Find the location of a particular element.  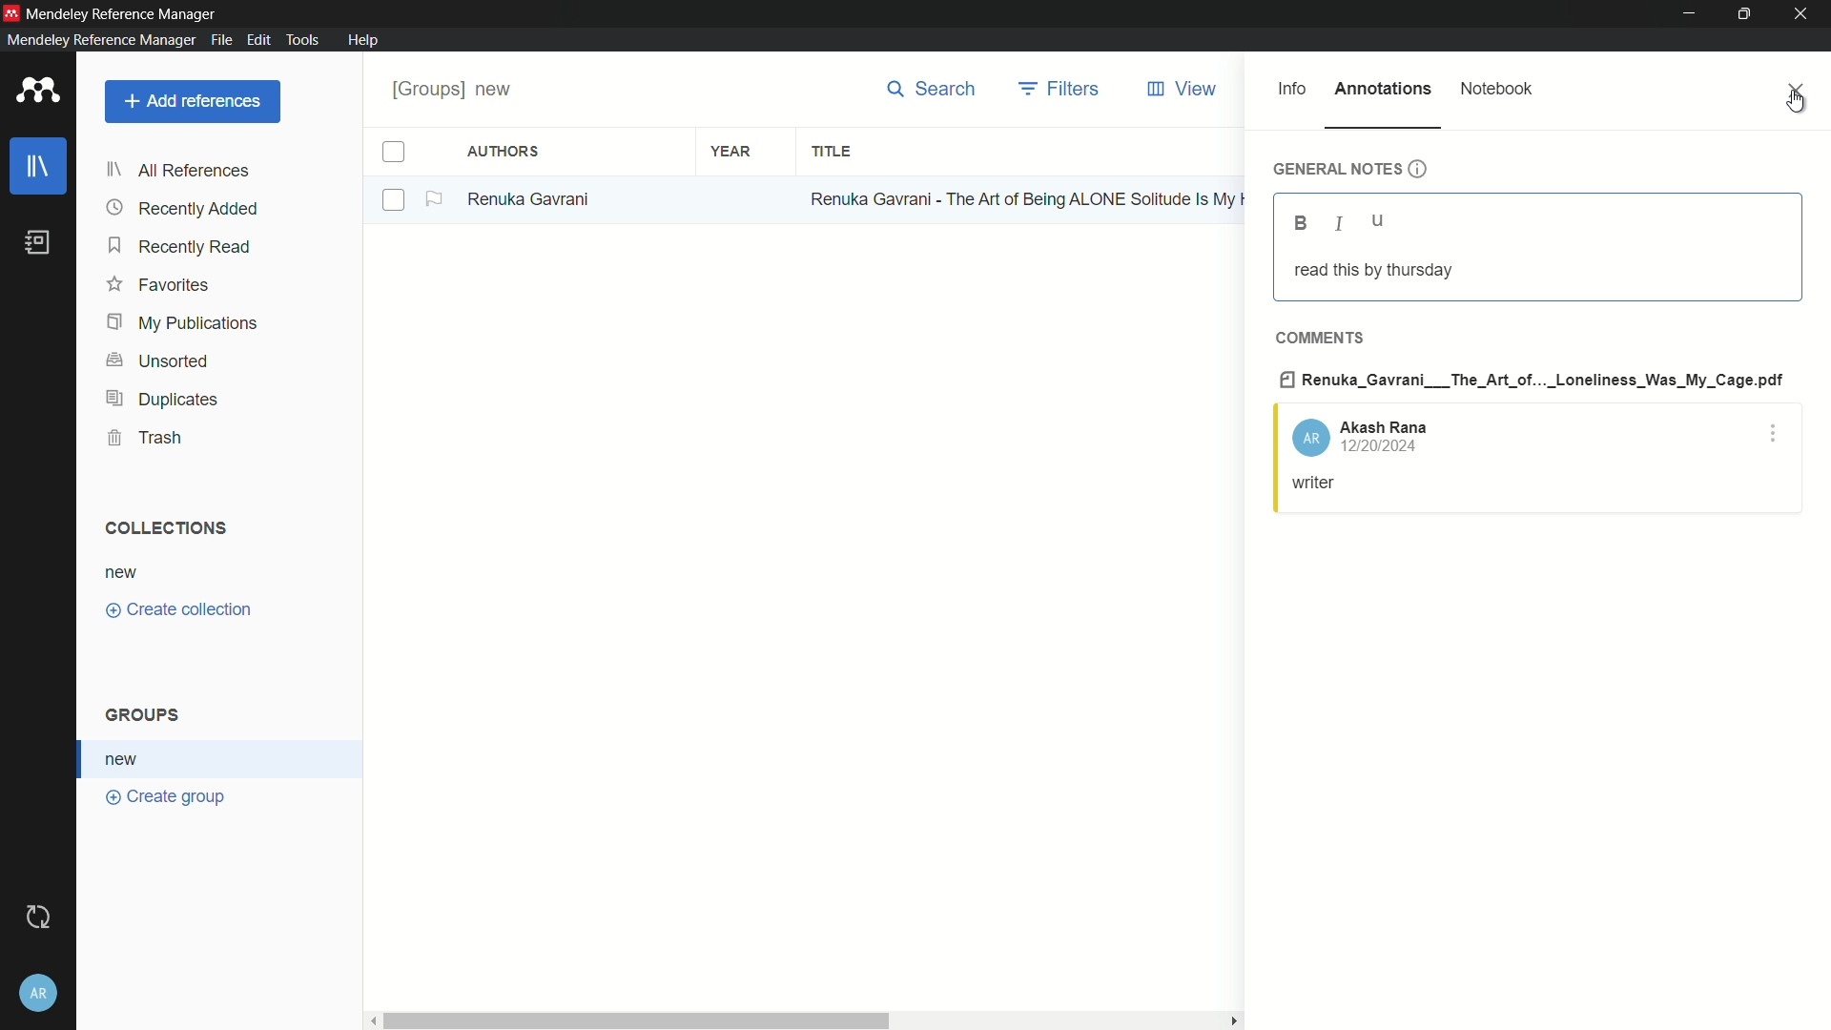

un(select) is located at coordinates (395, 201).